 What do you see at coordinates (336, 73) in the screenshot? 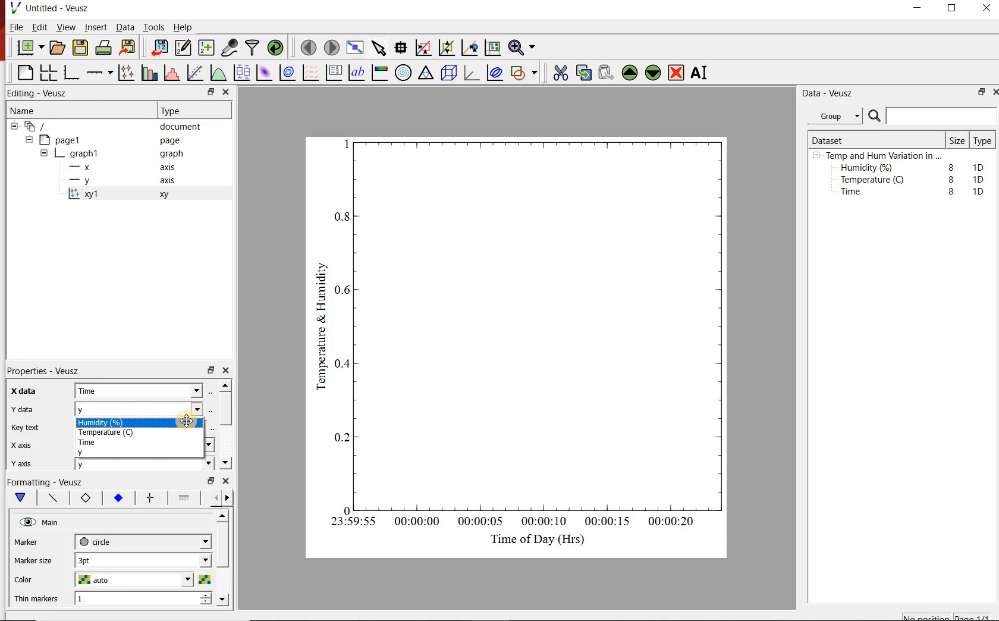
I see `plot key` at bounding box center [336, 73].